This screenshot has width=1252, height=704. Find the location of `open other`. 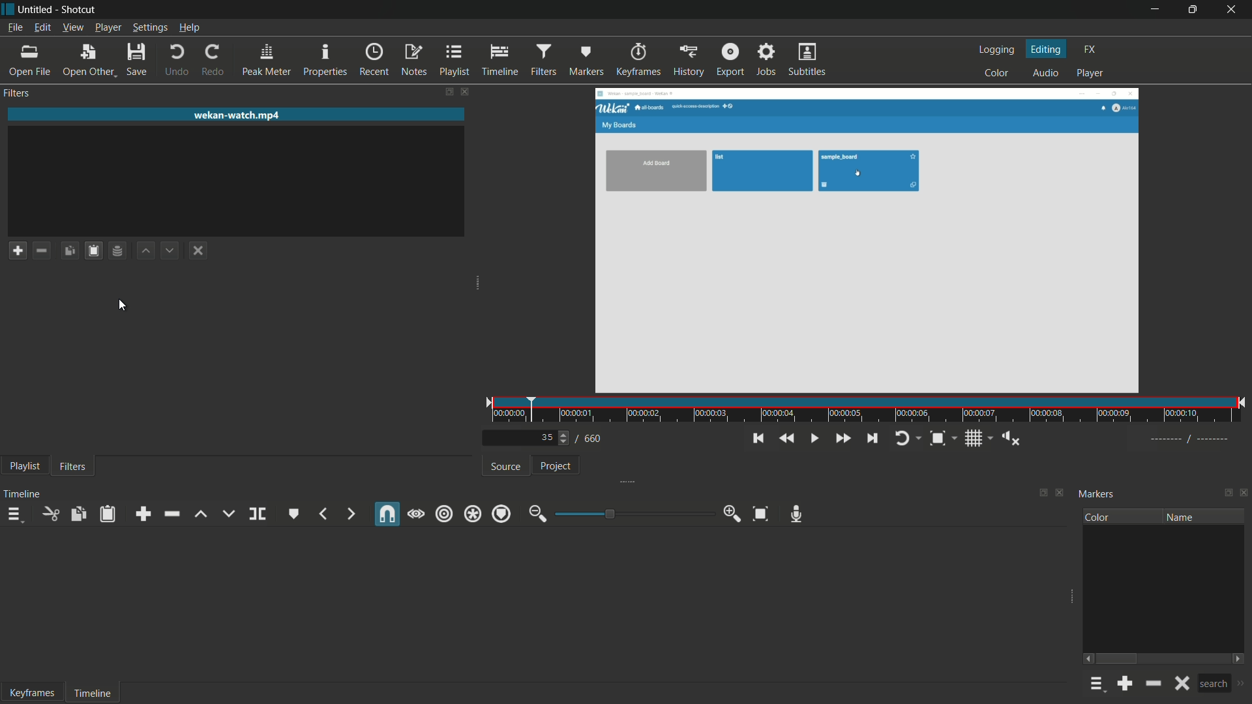

open other is located at coordinates (87, 61).